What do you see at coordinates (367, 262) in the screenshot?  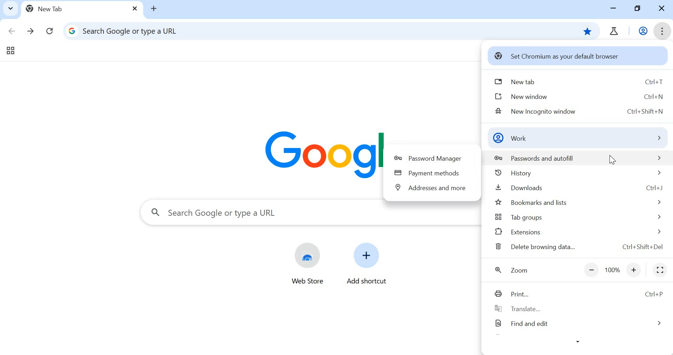 I see `add shortcut` at bounding box center [367, 262].